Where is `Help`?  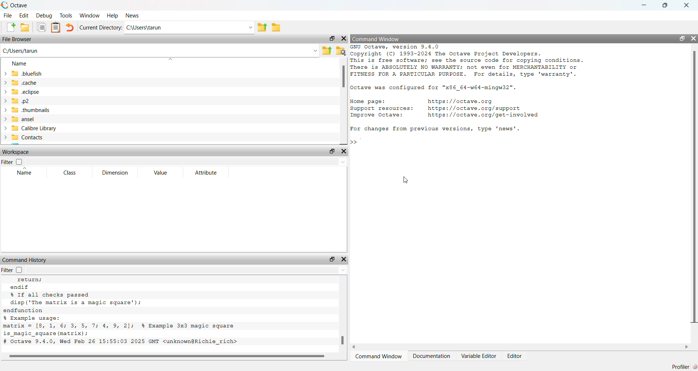 Help is located at coordinates (113, 15).